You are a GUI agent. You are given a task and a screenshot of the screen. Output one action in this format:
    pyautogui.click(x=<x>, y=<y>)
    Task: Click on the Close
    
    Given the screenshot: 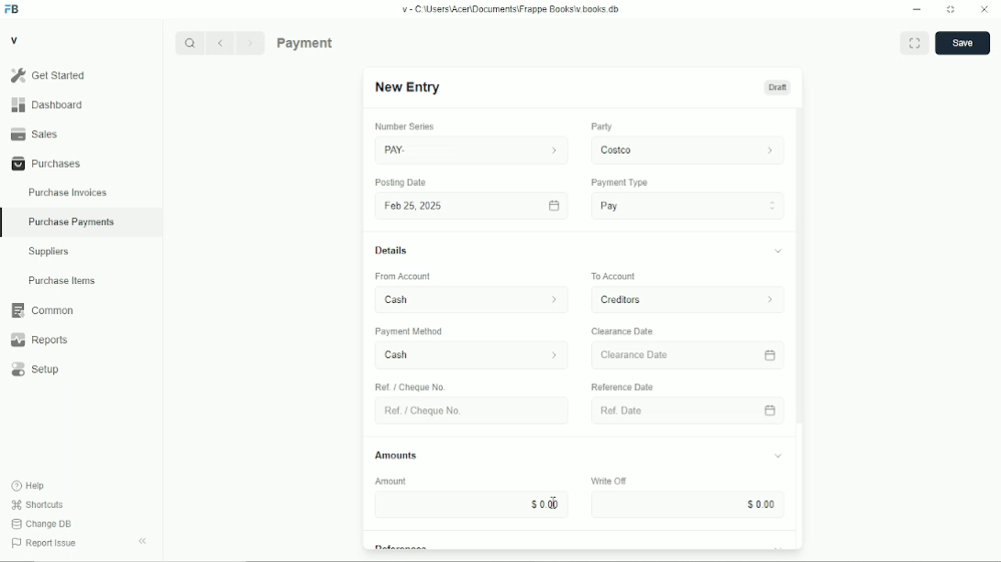 What is the action you would take?
    pyautogui.click(x=984, y=9)
    